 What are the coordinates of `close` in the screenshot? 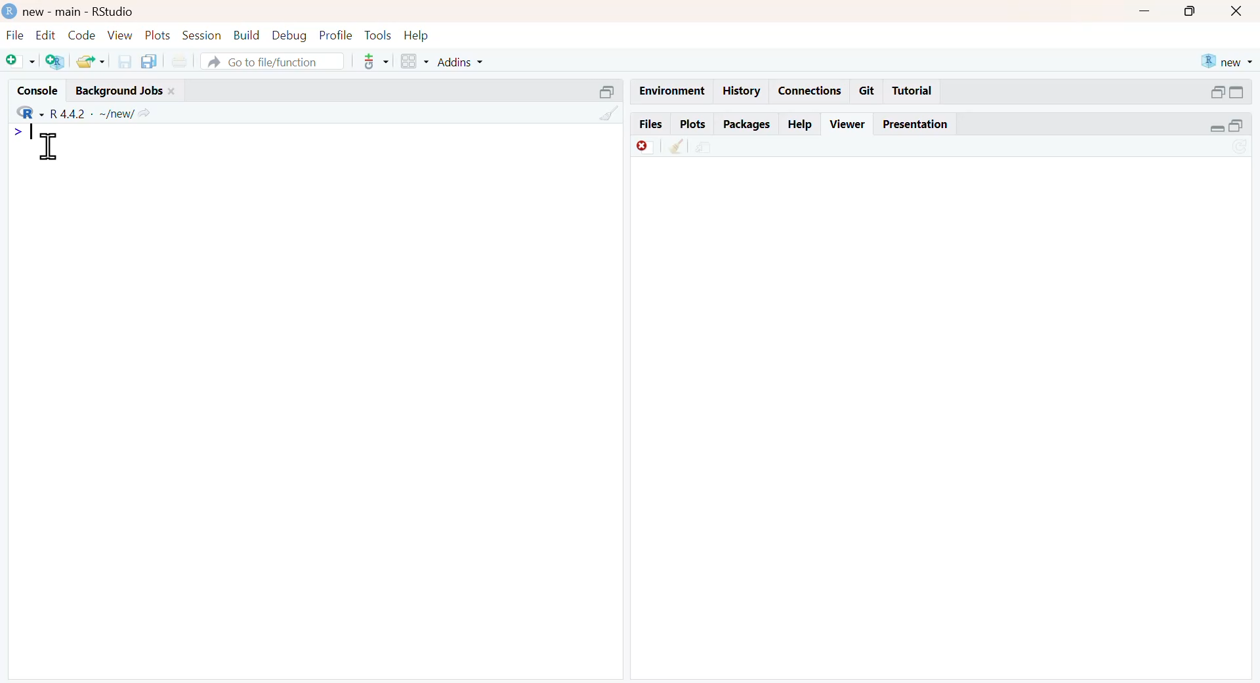 It's located at (172, 92).